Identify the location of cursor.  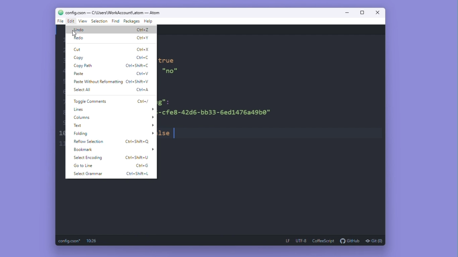
(72, 33).